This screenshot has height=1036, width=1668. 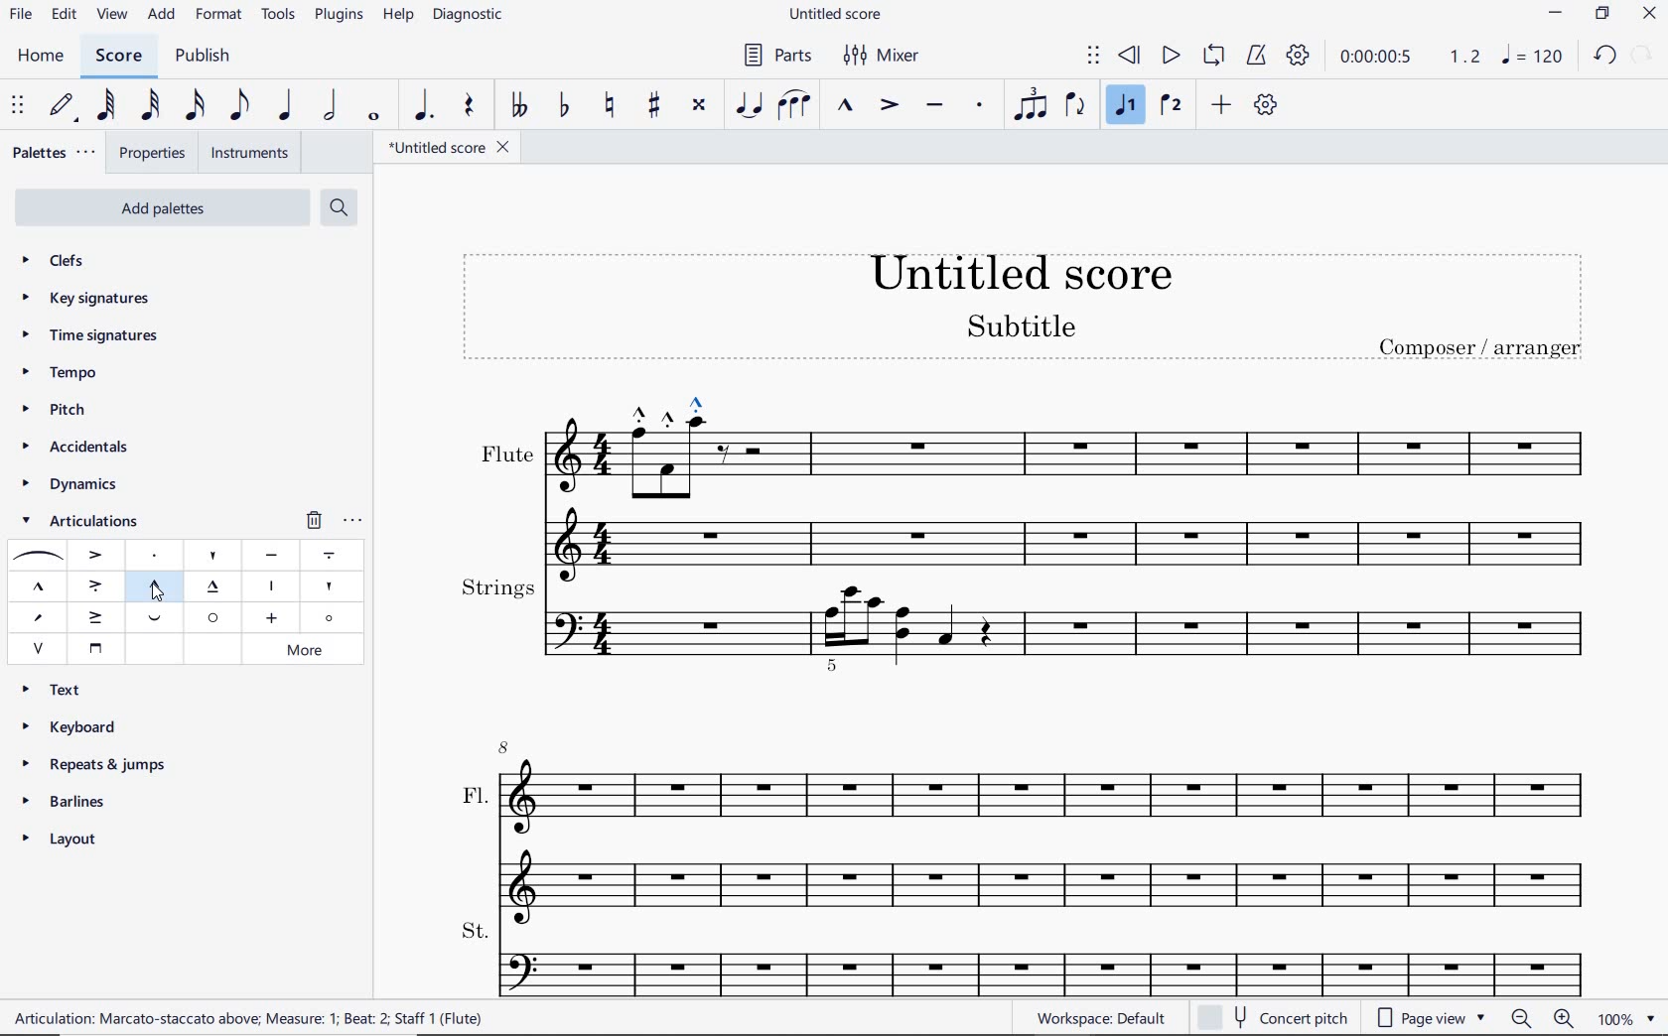 What do you see at coordinates (211, 617) in the screenshot?
I see `OPEN` at bounding box center [211, 617].